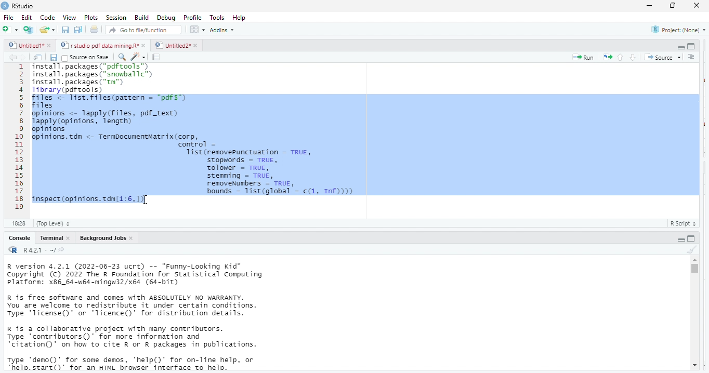 The height and width of the screenshot is (373, 709). I want to click on tools, so click(218, 17).